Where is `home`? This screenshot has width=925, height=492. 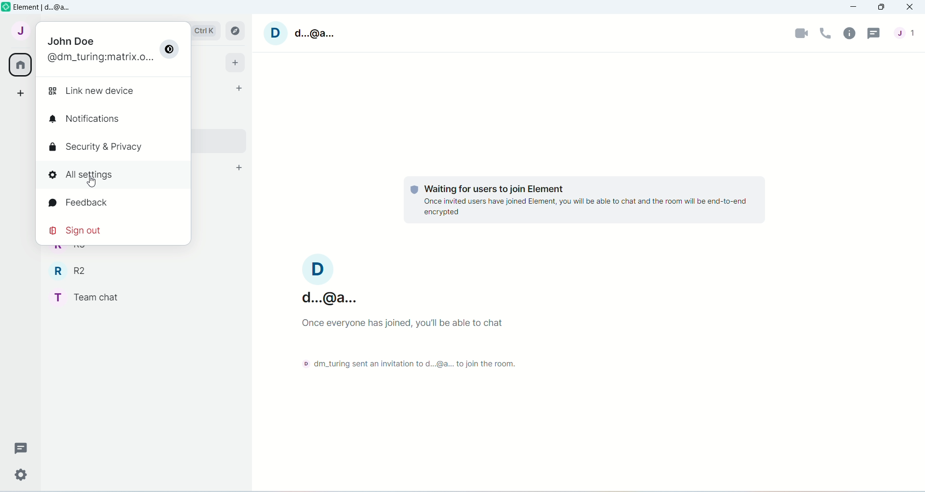 home is located at coordinates (18, 65).